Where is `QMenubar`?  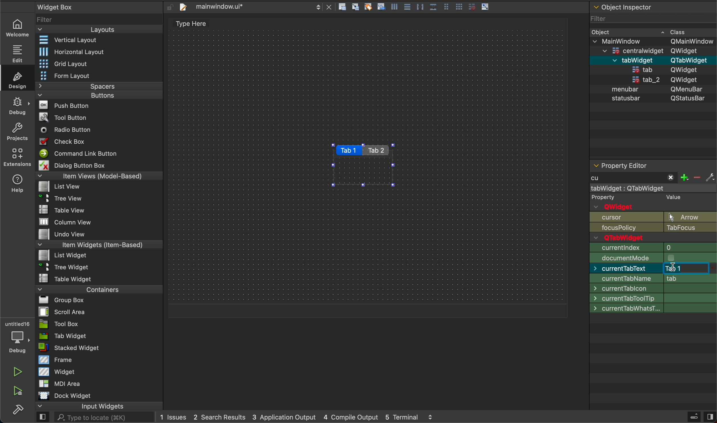
QMenubar is located at coordinates (682, 90).